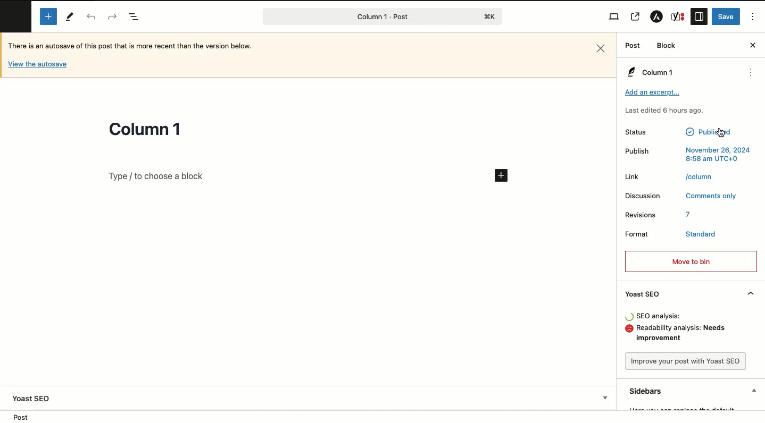  What do you see at coordinates (502, 175) in the screenshot?
I see `Add block` at bounding box center [502, 175].